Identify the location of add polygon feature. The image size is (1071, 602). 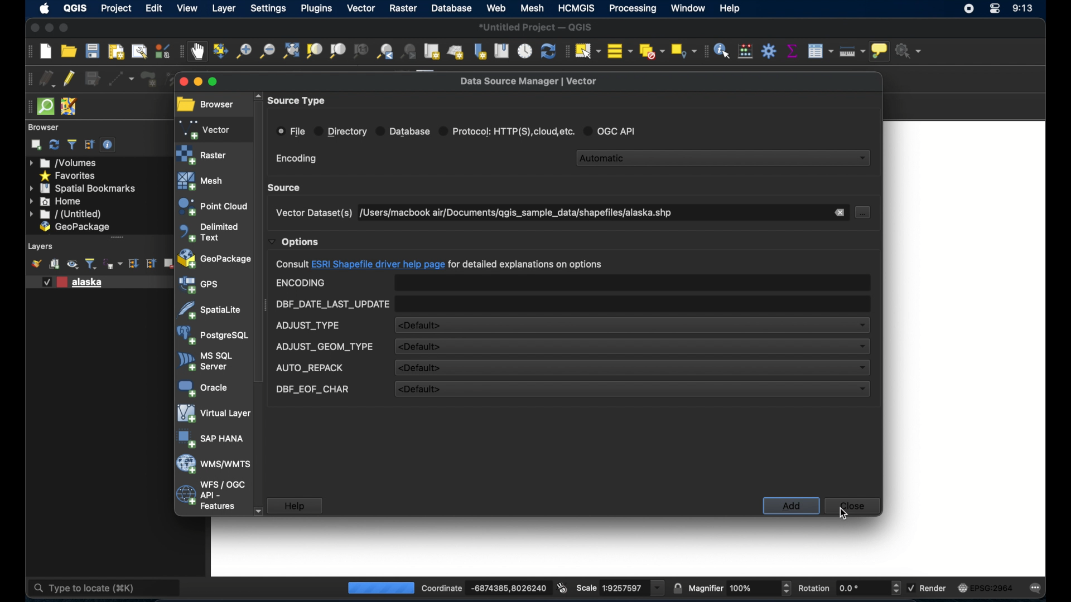
(147, 77).